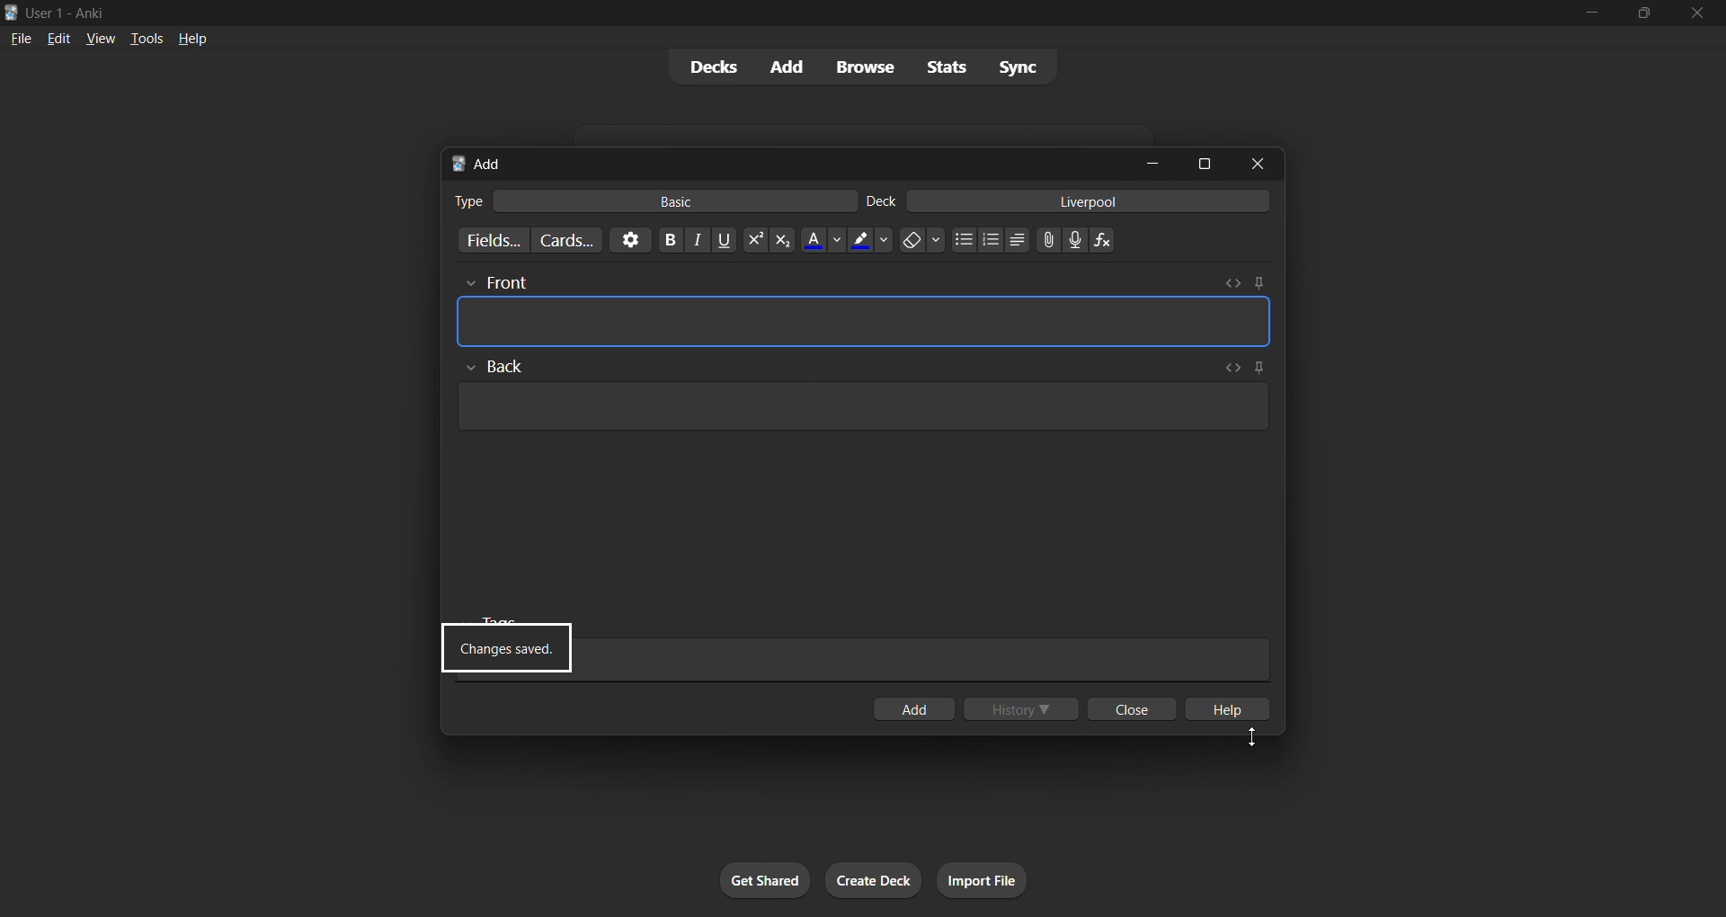 The height and width of the screenshot is (917, 1726). Describe the element at coordinates (1019, 708) in the screenshot. I see `history` at that location.